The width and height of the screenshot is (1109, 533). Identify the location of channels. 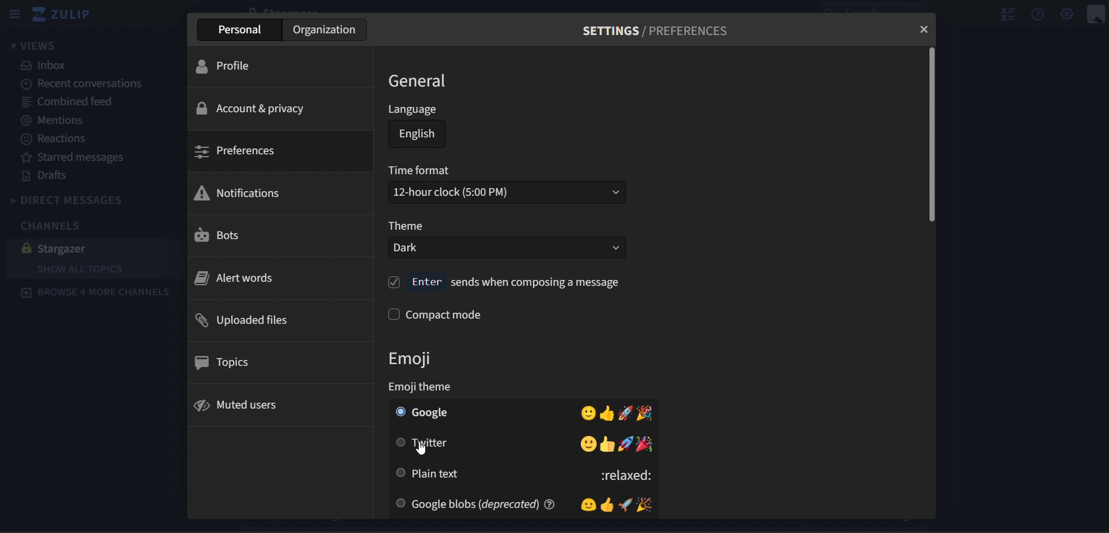
(56, 228).